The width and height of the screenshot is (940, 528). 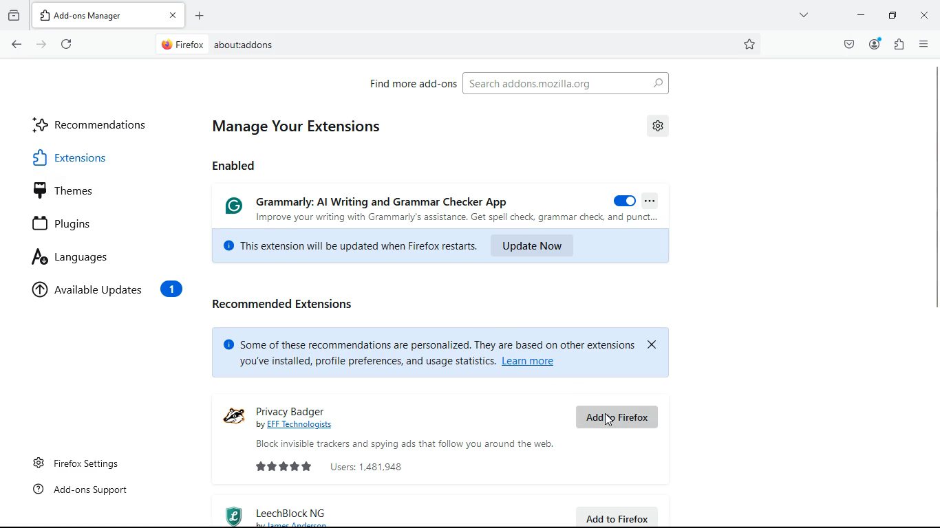 I want to click on about:addons, so click(x=431, y=45).